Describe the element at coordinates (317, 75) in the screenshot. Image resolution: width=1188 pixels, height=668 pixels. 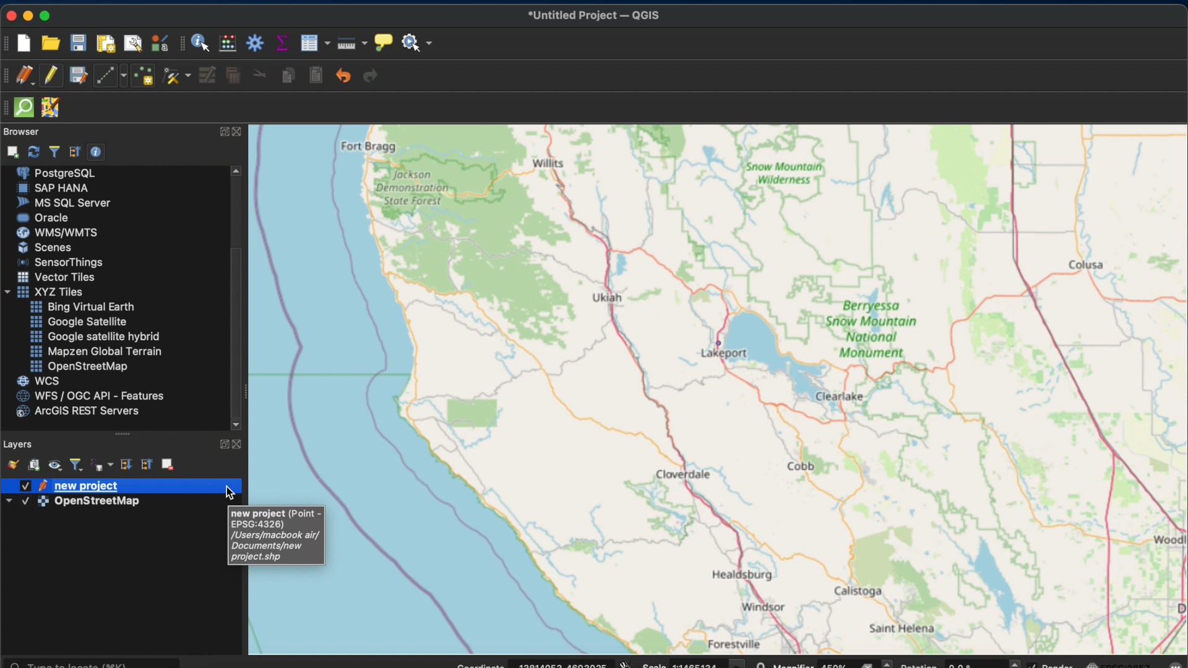
I see `paste features` at that location.